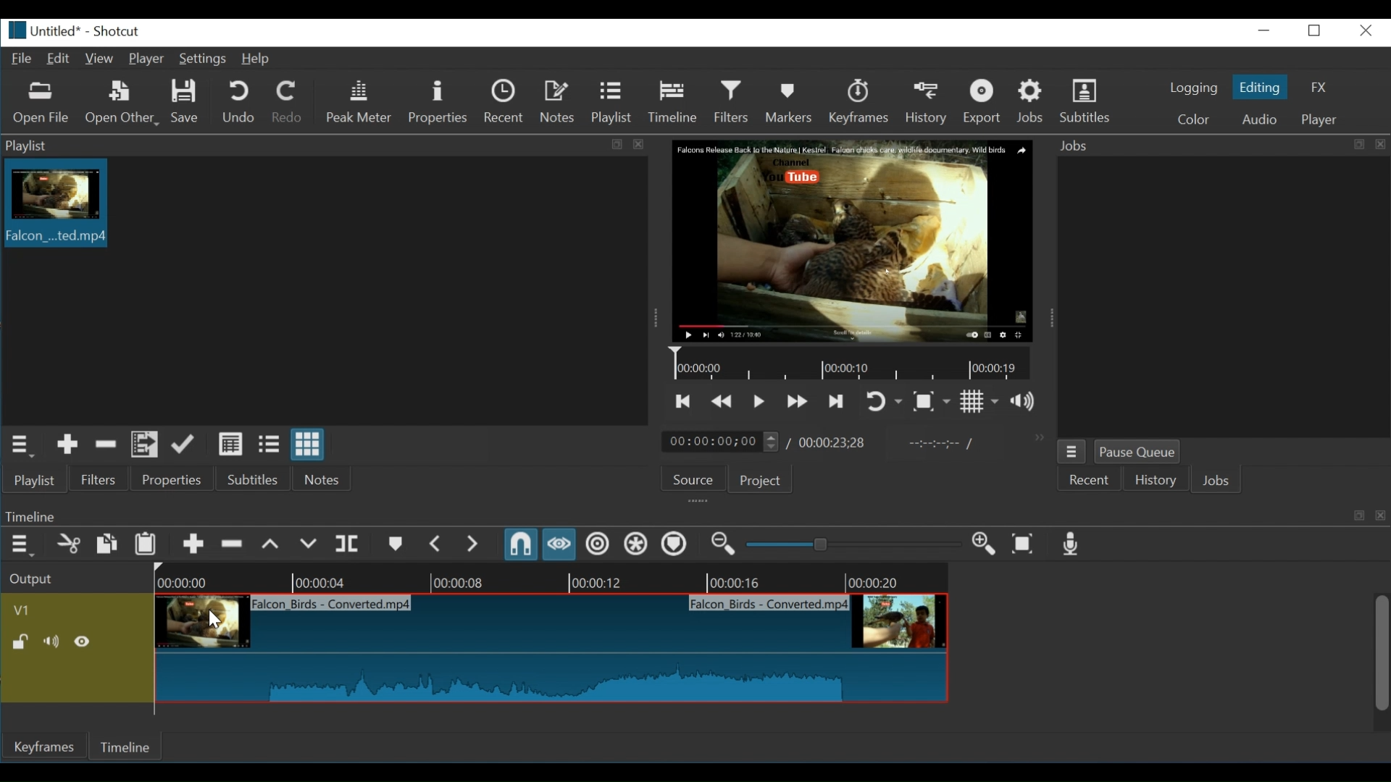  What do you see at coordinates (1318, 120) in the screenshot?
I see `Player` at bounding box center [1318, 120].